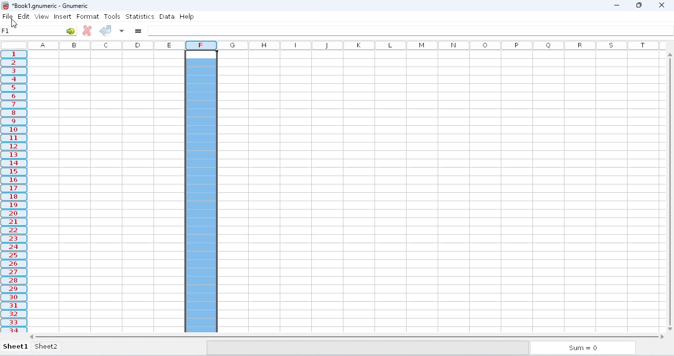 The width and height of the screenshot is (674, 356). Describe the element at coordinates (441, 45) in the screenshot. I see `columns` at that location.